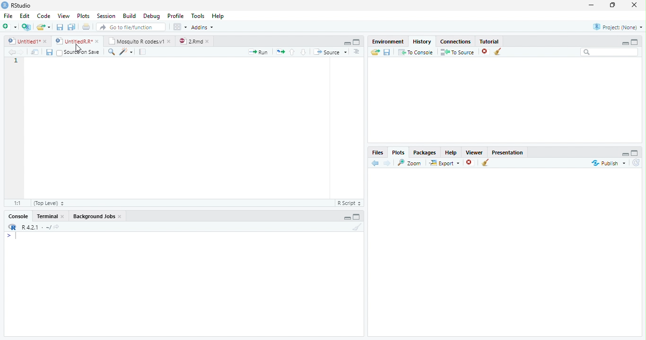 Image resolution: width=646 pixels, height=340 pixels. Describe the element at coordinates (613, 5) in the screenshot. I see `Maximize` at that location.